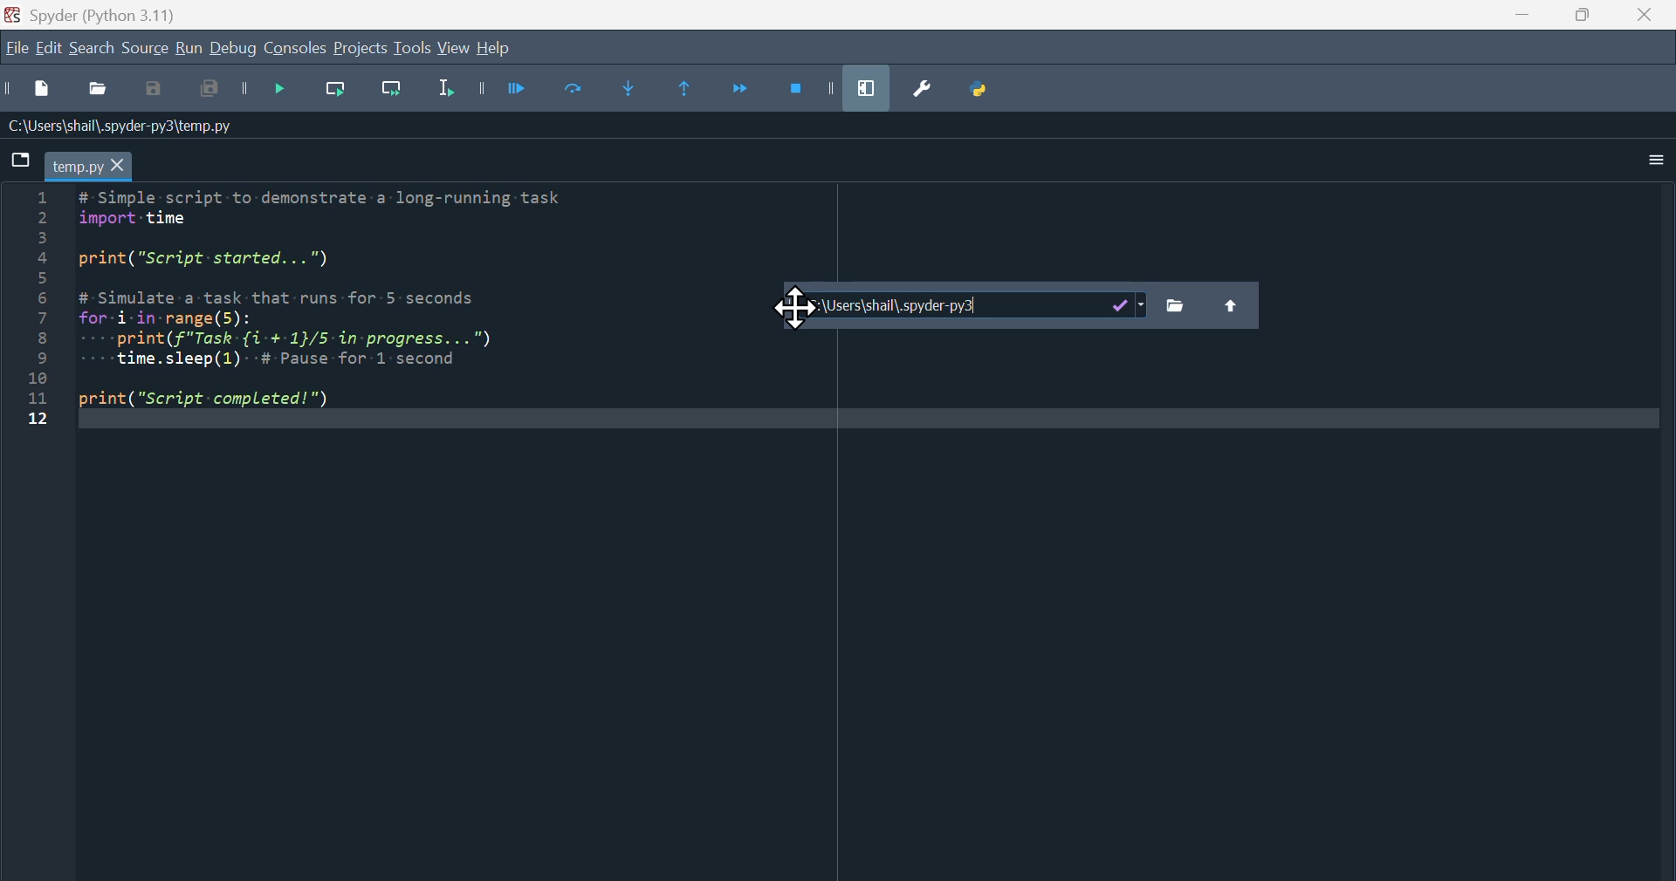 The height and width of the screenshot is (881, 1676). What do you see at coordinates (237, 53) in the screenshot?
I see `Debug` at bounding box center [237, 53].